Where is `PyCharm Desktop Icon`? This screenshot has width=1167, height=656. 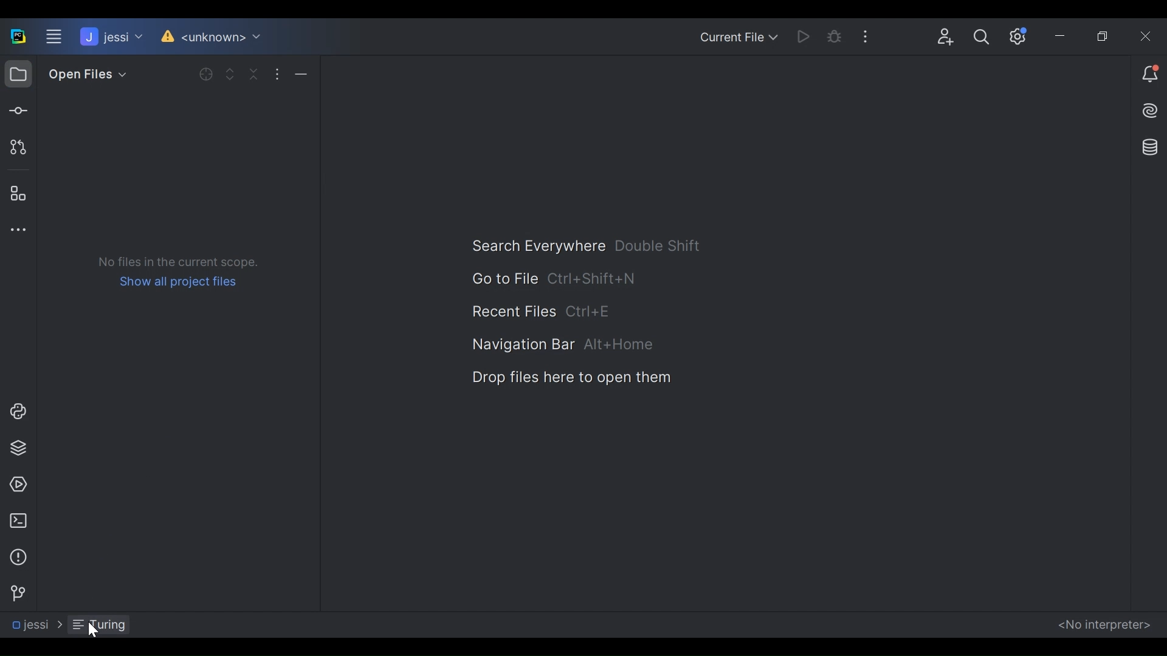
PyCharm Desktop Icon is located at coordinates (18, 38).